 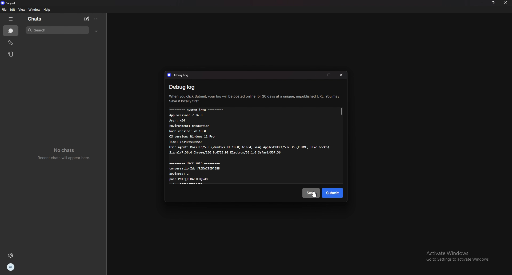 What do you see at coordinates (255, 99) in the screenshot?
I see `When you click Submit, your log will be posted online for 30 days at a unique, unpublished URL. You may
‘Save it locally first.` at bounding box center [255, 99].